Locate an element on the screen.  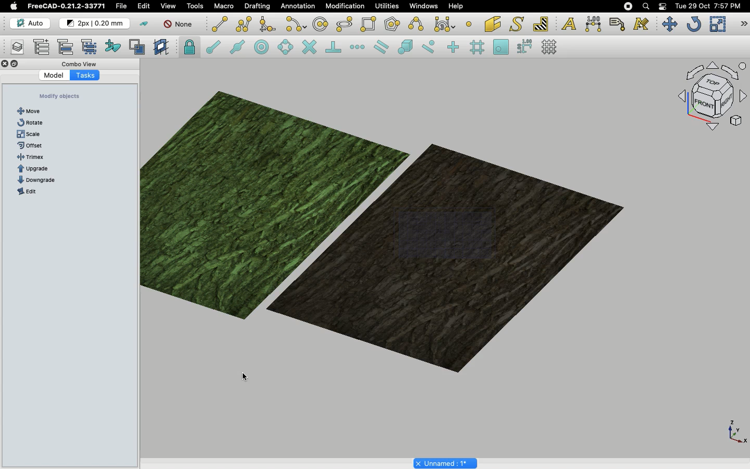
Draft modification tools is located at coordinates (743, 25).